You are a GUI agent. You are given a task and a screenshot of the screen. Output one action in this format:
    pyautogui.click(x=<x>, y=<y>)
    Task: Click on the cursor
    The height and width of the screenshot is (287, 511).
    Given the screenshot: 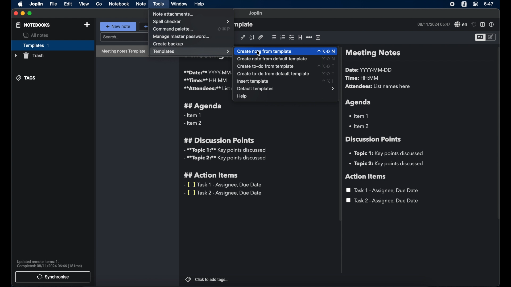 What is the action you would take?
    pyautogui.click(x=258, y=54)
    